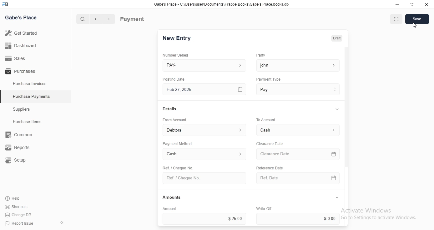 Image resolution: width=434 pixels, height=230 pixels. I want to click on $25.00, so click(204, 218).